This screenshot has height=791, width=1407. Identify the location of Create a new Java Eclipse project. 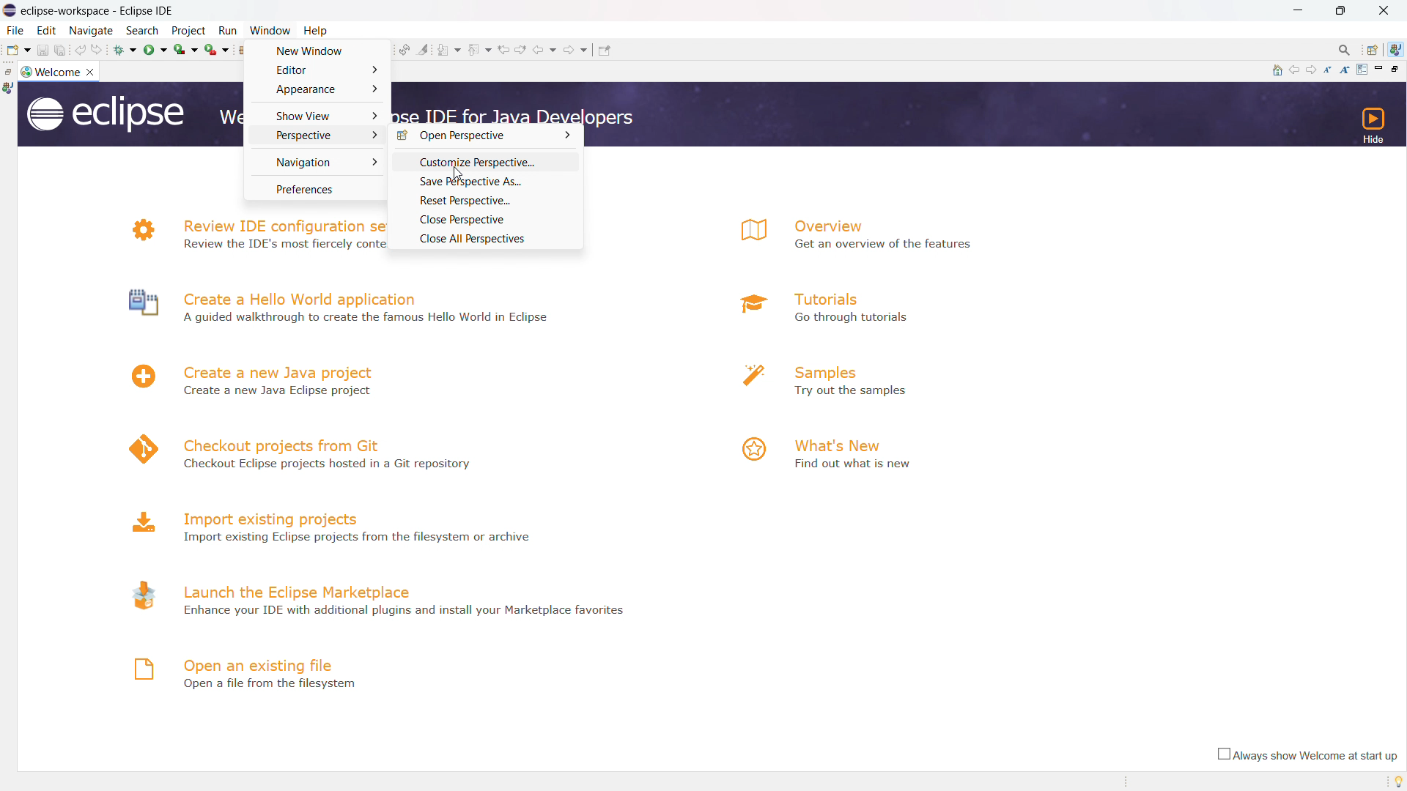
(278, 391).